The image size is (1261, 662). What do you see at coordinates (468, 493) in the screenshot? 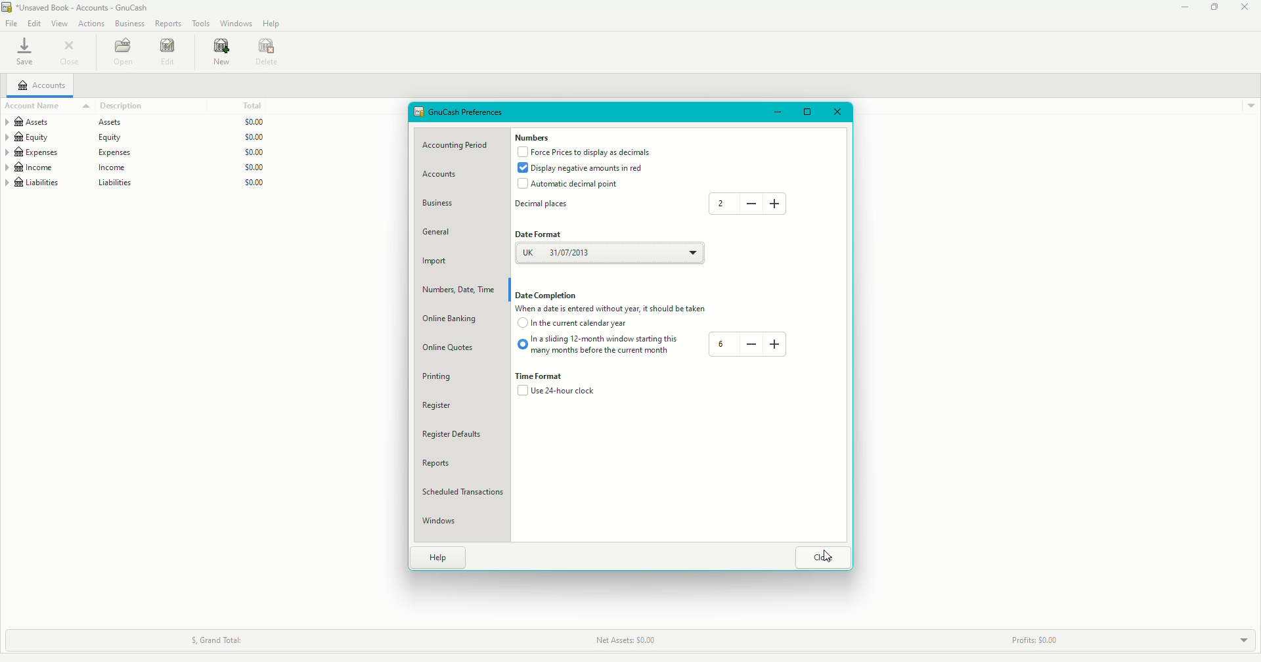
I see `Scheduled Transactions` at bounding box center [468, 493].